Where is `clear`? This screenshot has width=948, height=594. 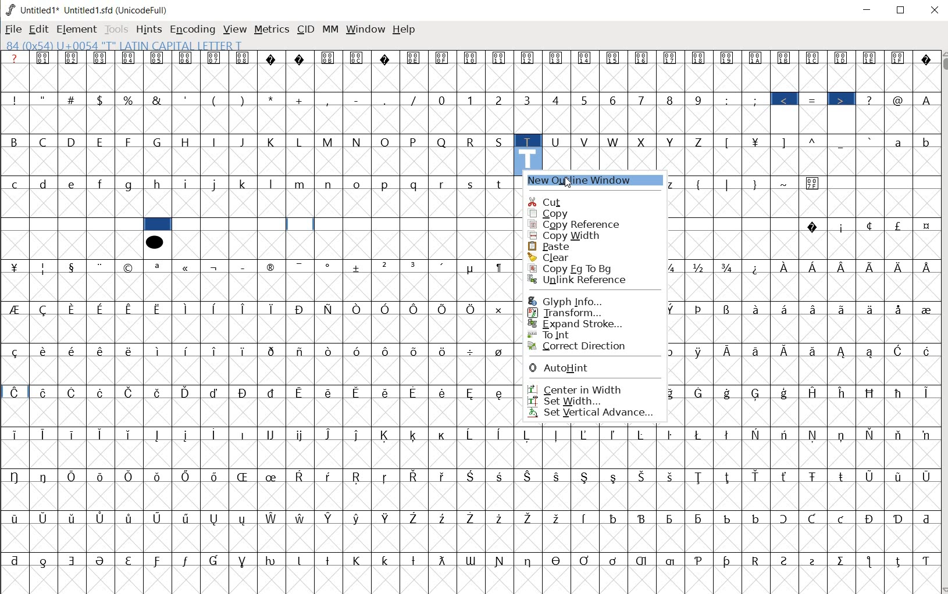
clear is located at coordinates (582, 257).